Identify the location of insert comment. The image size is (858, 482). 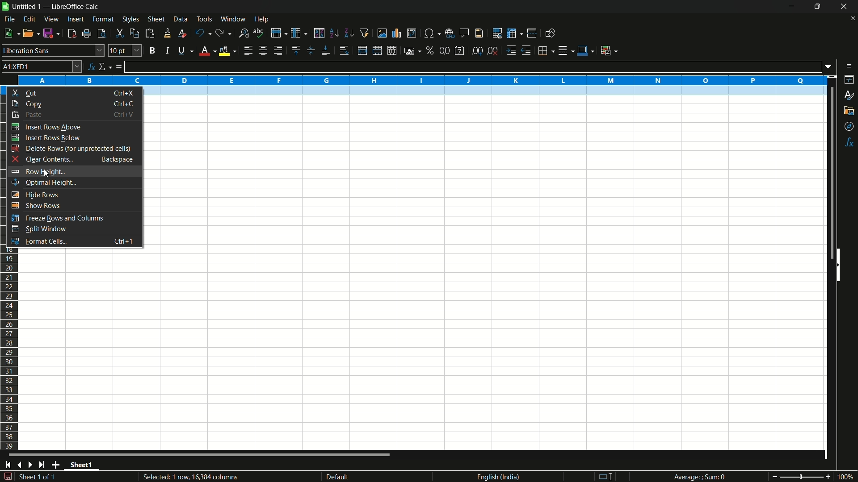
(465, 33).